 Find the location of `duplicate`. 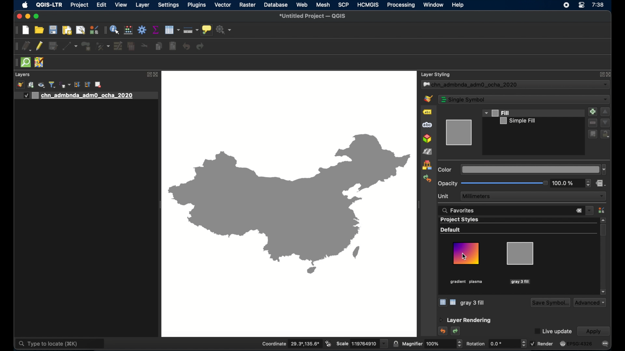

duplicate is located at coordinates (592, 135).